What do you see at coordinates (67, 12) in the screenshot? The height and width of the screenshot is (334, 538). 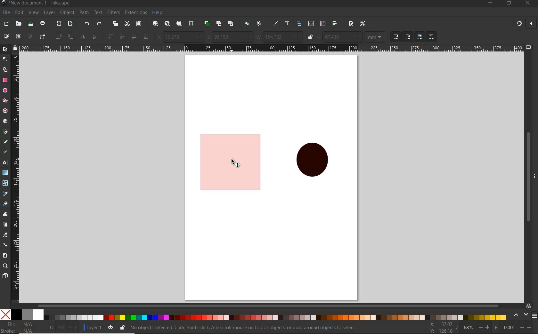 I see `object` at bounding box center [67, 12].